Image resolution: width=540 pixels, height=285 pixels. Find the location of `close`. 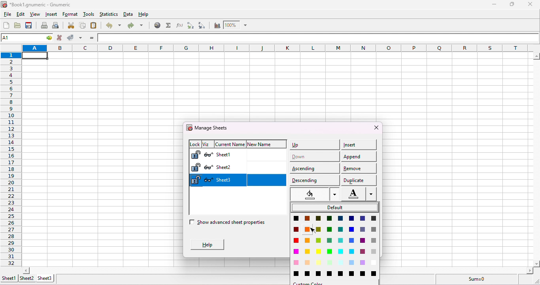

close is located at coordinates (369, 128).